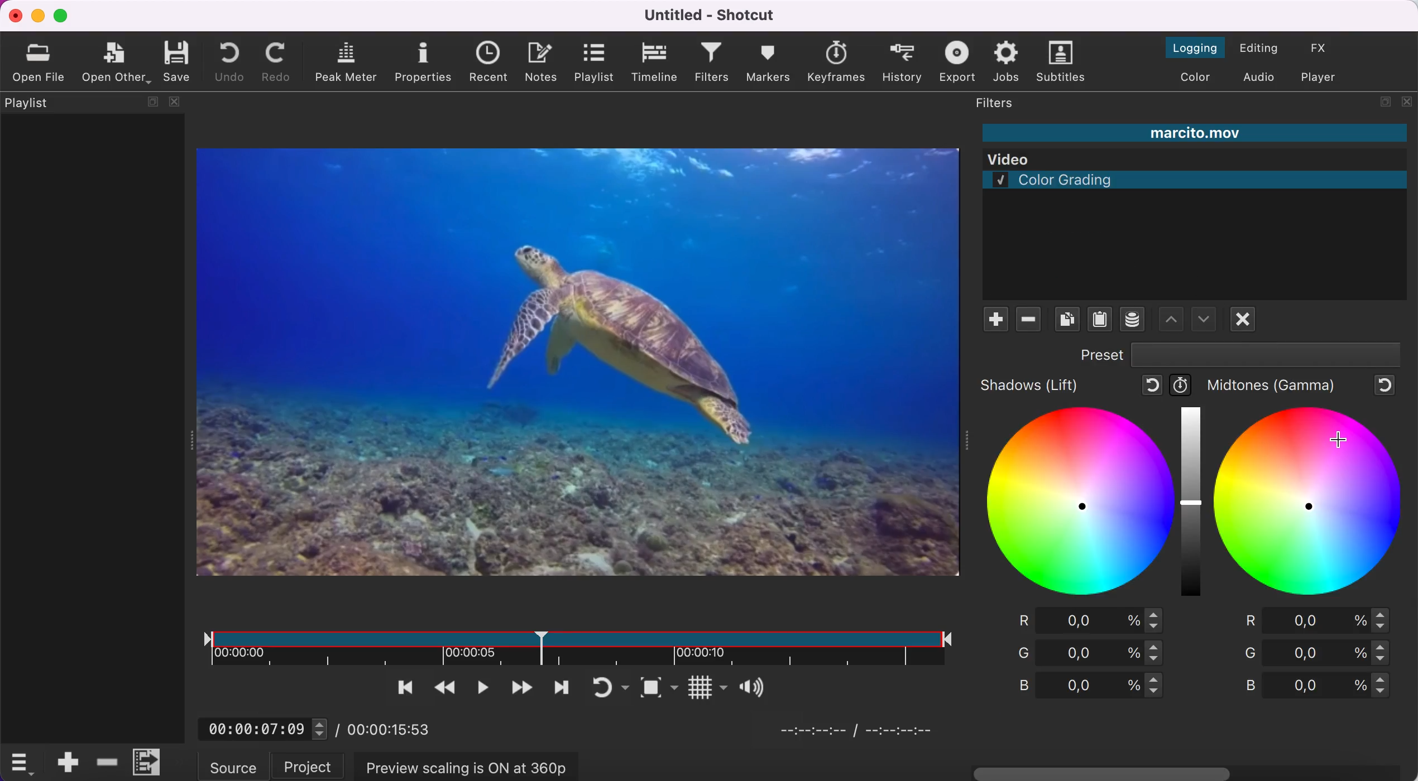 The width and height of the screenshot is (1418, 781). I want to click on midtones (gamma), so click(1272, 385).